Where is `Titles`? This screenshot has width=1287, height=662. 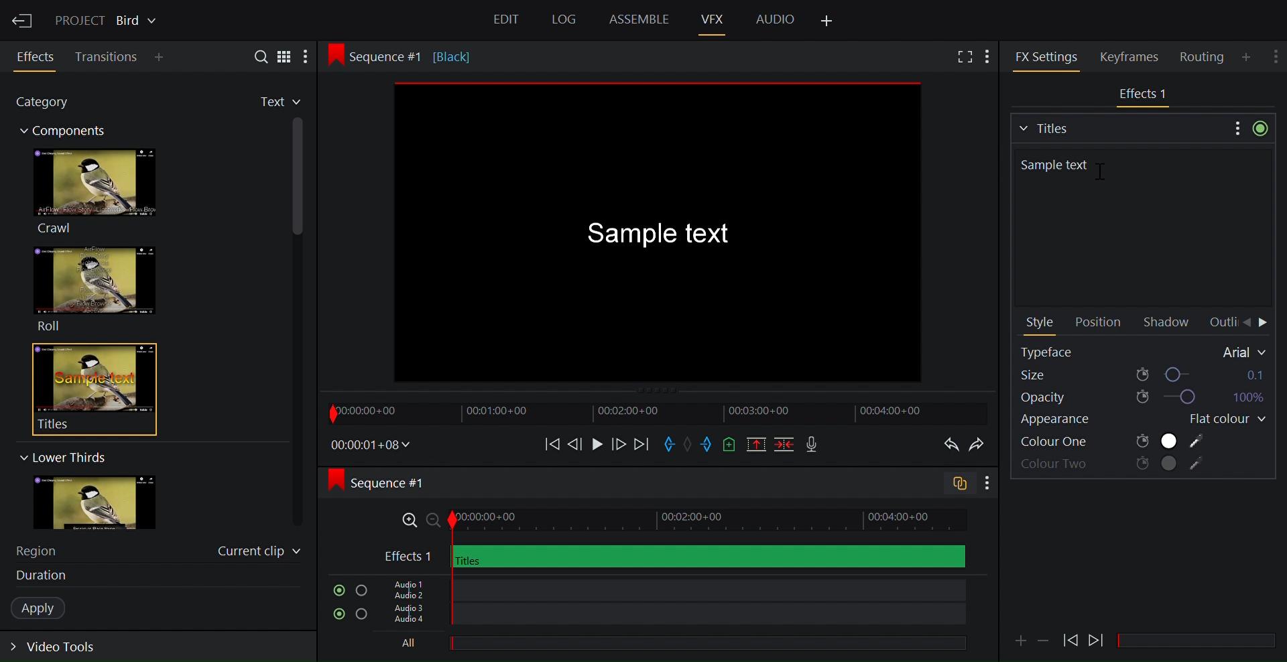
Titles is located at coordinates (1119, 127).